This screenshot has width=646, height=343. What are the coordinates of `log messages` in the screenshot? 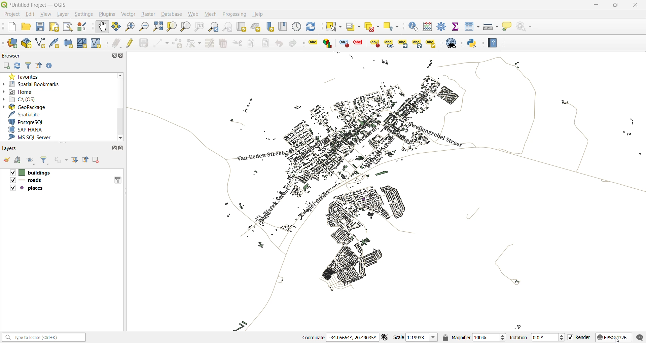 It's located at (639, 337).